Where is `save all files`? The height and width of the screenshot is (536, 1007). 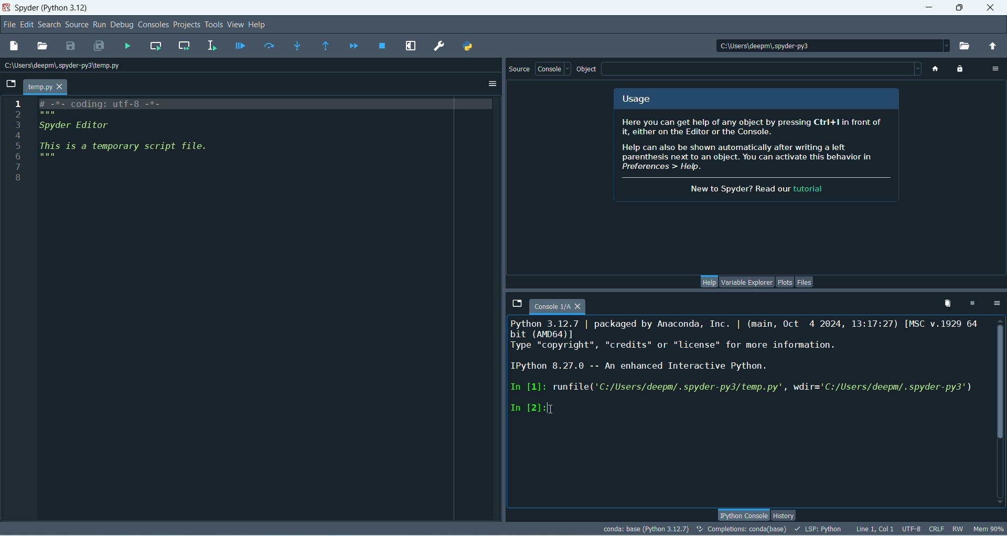
save all files is located at coordinates (100, 45).